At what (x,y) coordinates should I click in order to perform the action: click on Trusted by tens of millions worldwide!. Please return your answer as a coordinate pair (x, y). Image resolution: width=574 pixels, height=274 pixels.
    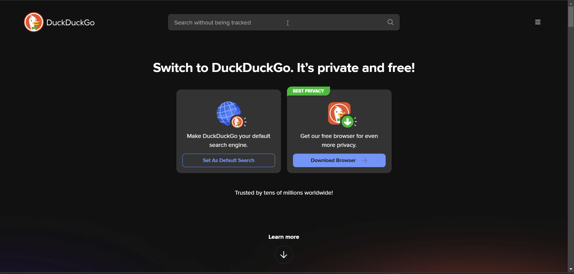
    Looking at the image, I should click on (285, 194).